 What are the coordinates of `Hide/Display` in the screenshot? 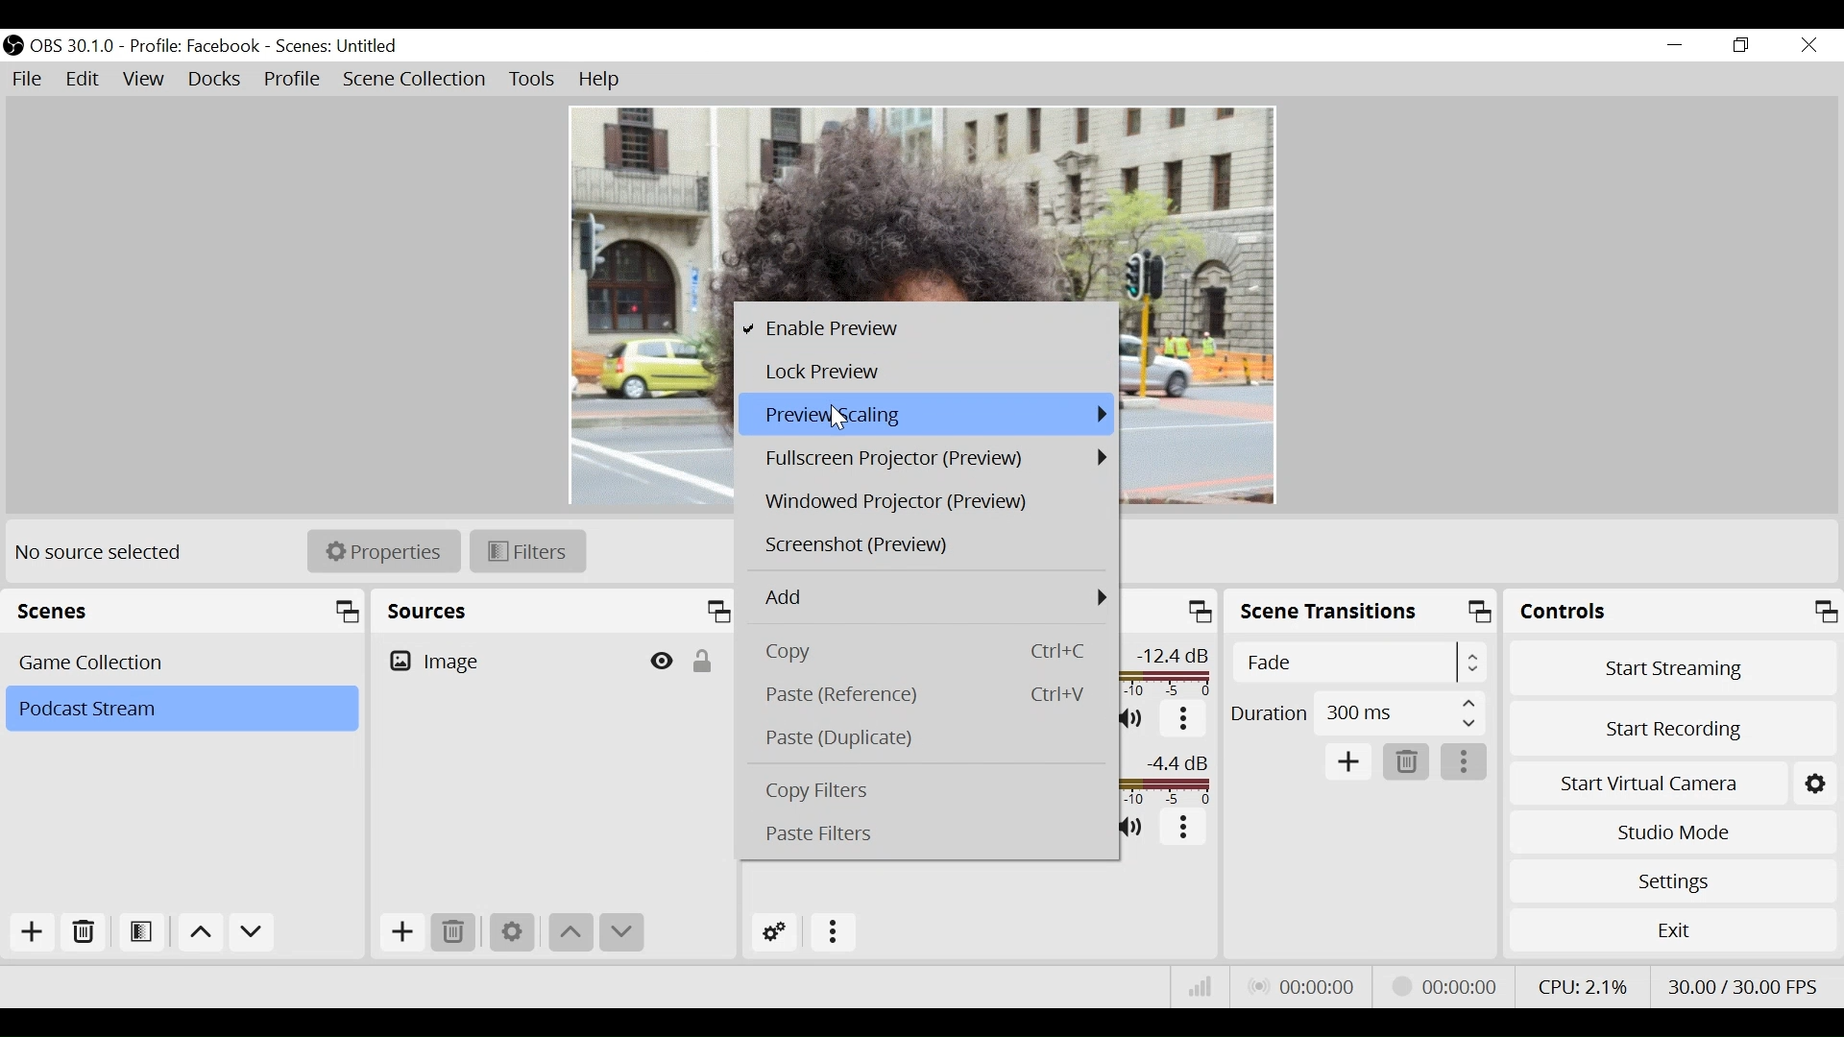 It's located at (659, 663).